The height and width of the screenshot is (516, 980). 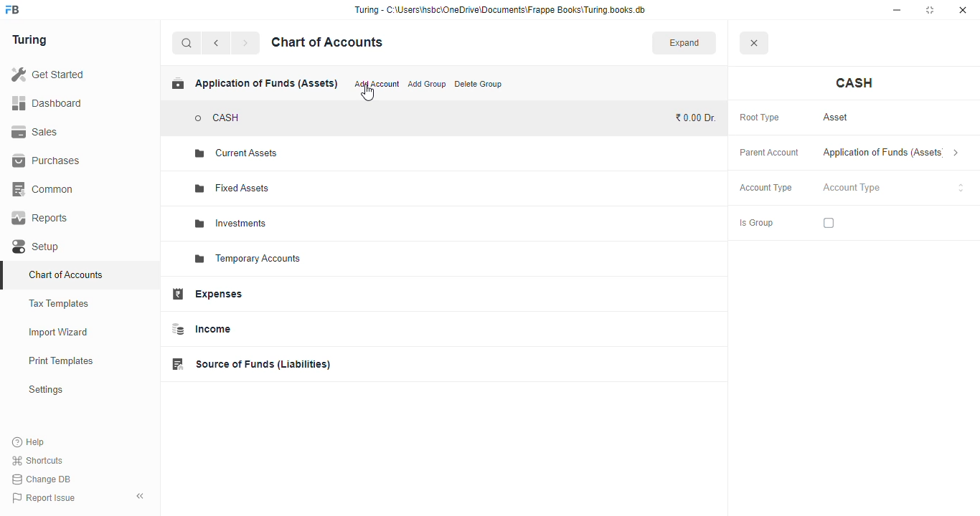 I want to click on chart of accounts, so click(x=66, y=274).